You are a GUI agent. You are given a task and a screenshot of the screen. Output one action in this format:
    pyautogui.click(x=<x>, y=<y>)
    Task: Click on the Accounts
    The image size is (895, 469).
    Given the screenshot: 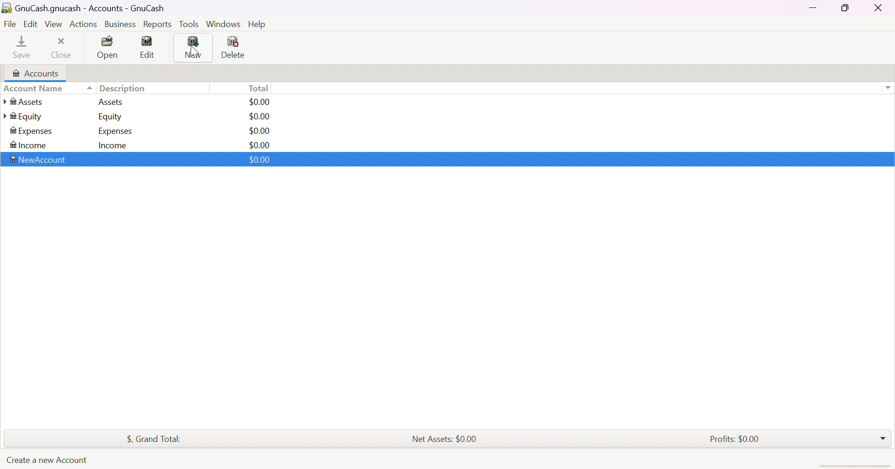 What is the action you would take?
    pyautogui.click(x=37, y=73)
    